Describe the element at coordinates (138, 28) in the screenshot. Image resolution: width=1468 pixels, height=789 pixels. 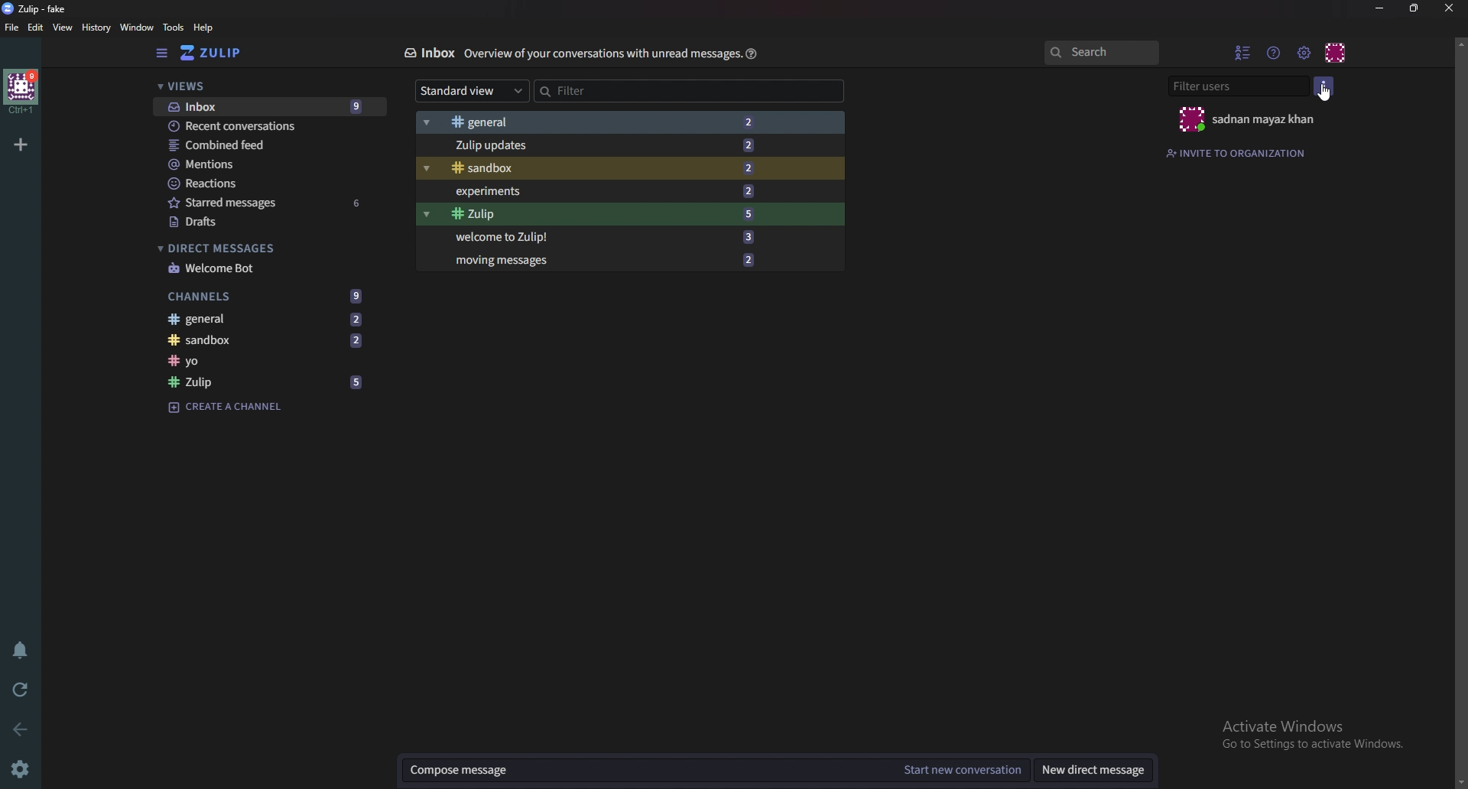
I see `Window` at that location.